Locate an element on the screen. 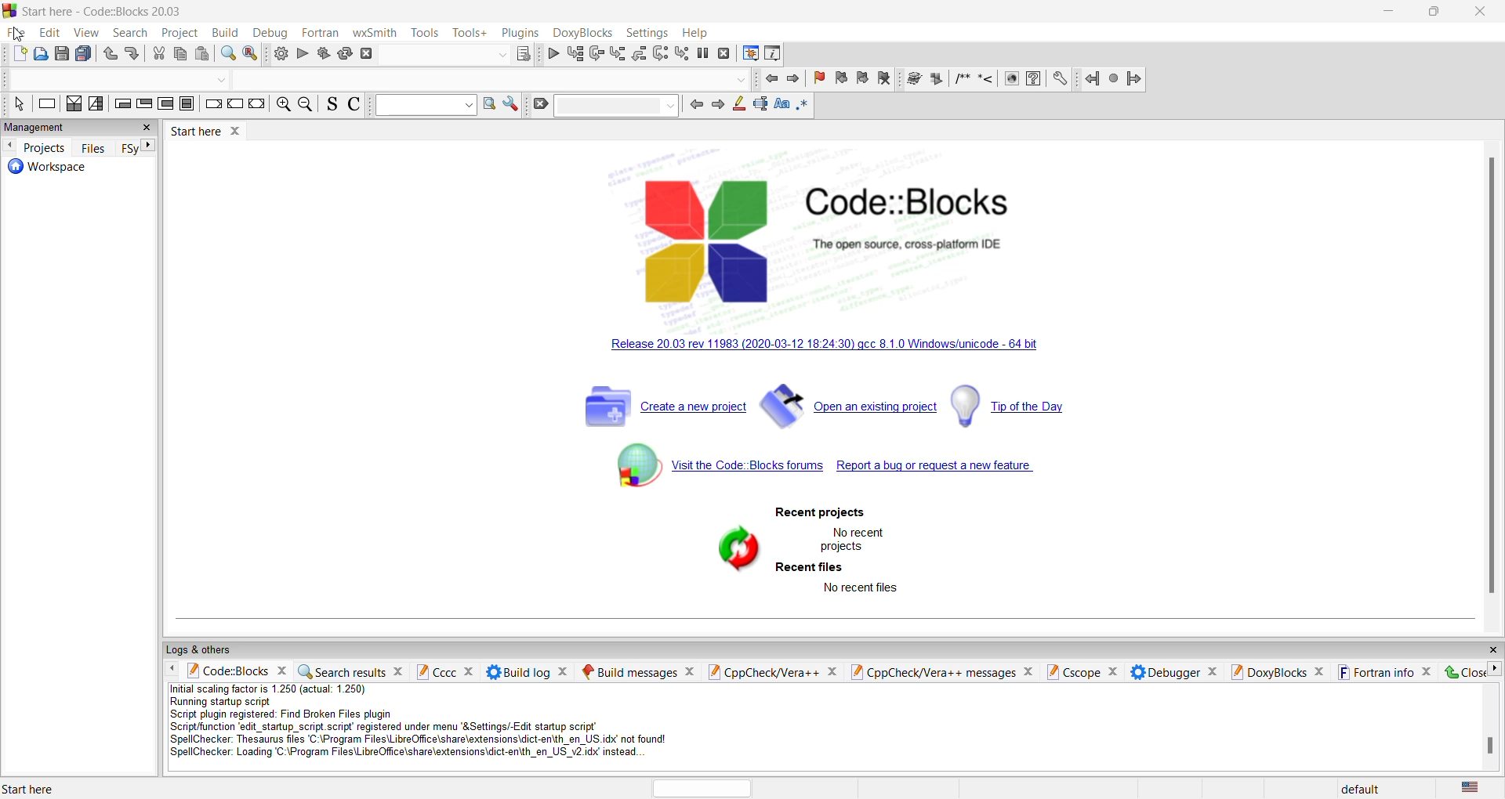  close is located at coordinates (688, 671).